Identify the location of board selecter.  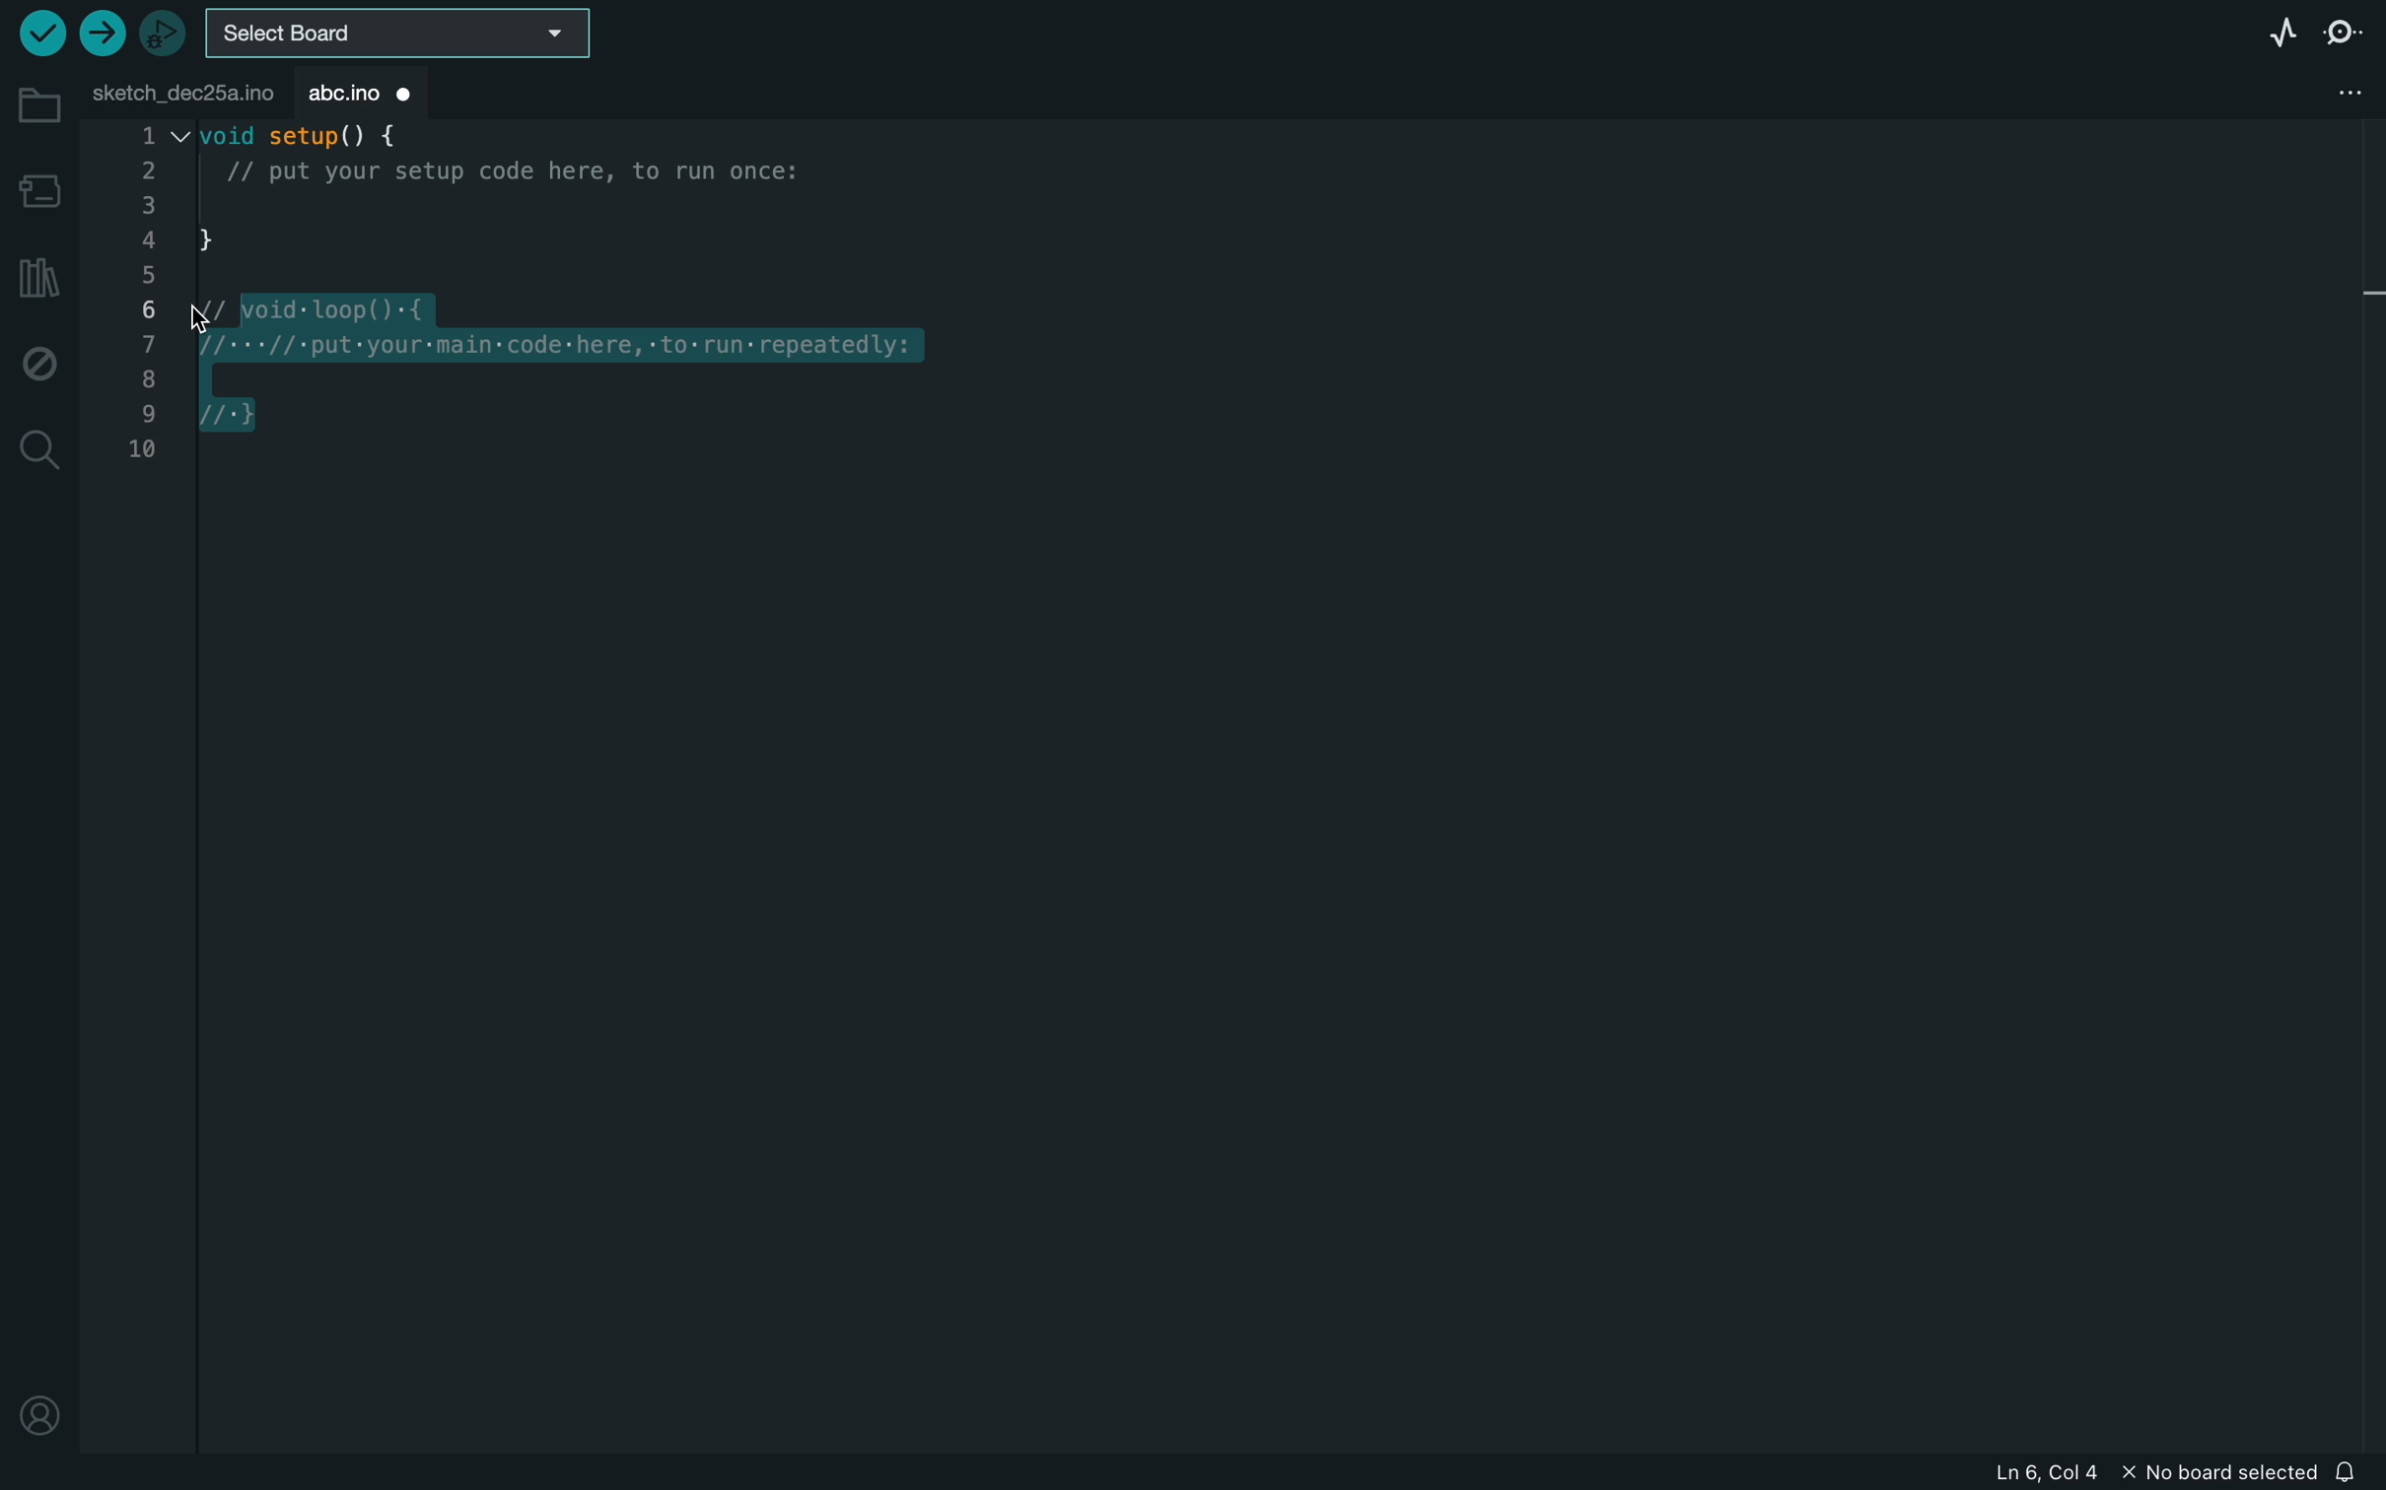
(401, 32).